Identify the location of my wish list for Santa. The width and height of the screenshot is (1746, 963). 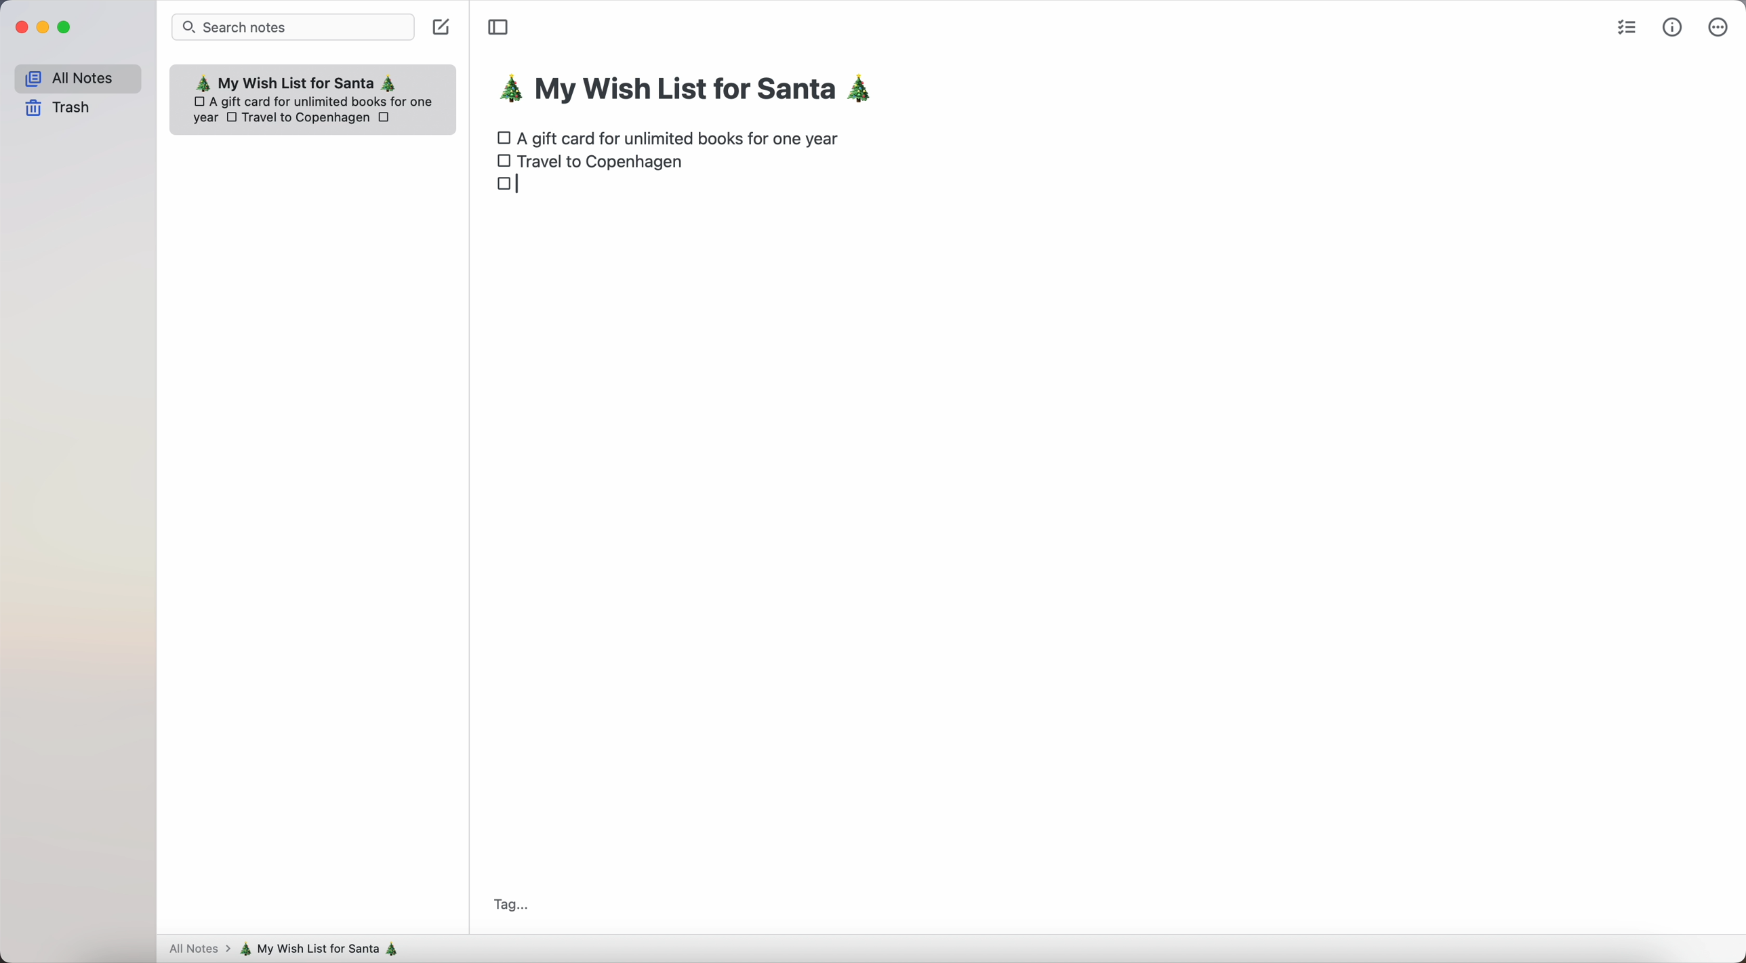
(325, 949).